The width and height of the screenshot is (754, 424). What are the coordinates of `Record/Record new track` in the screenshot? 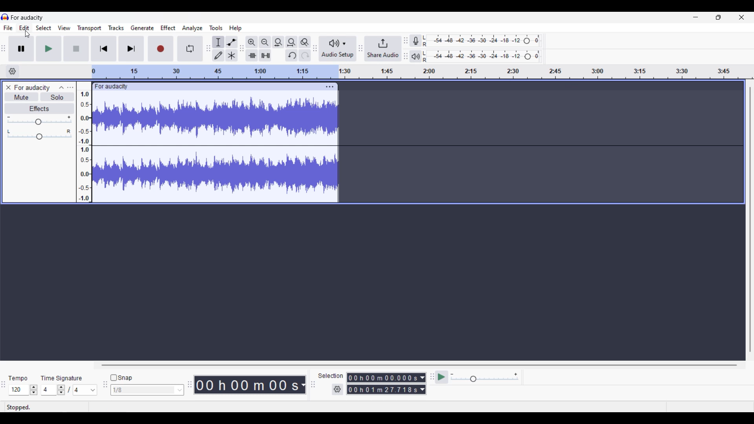 It's located at (161, 49).